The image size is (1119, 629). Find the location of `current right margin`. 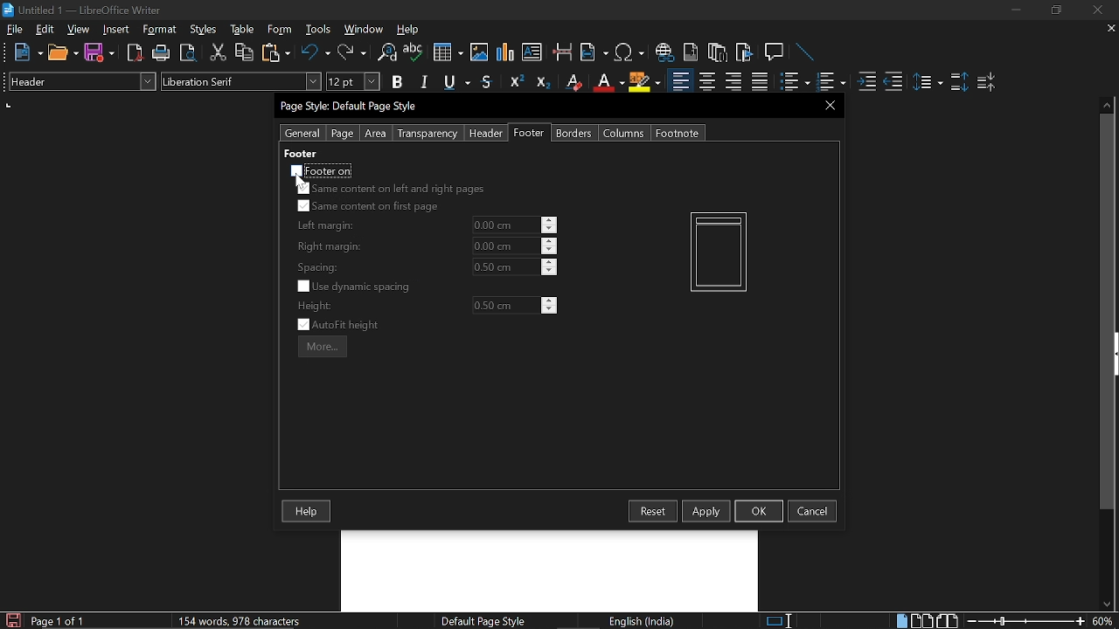

current right margin is located at coordinates (504, 245).